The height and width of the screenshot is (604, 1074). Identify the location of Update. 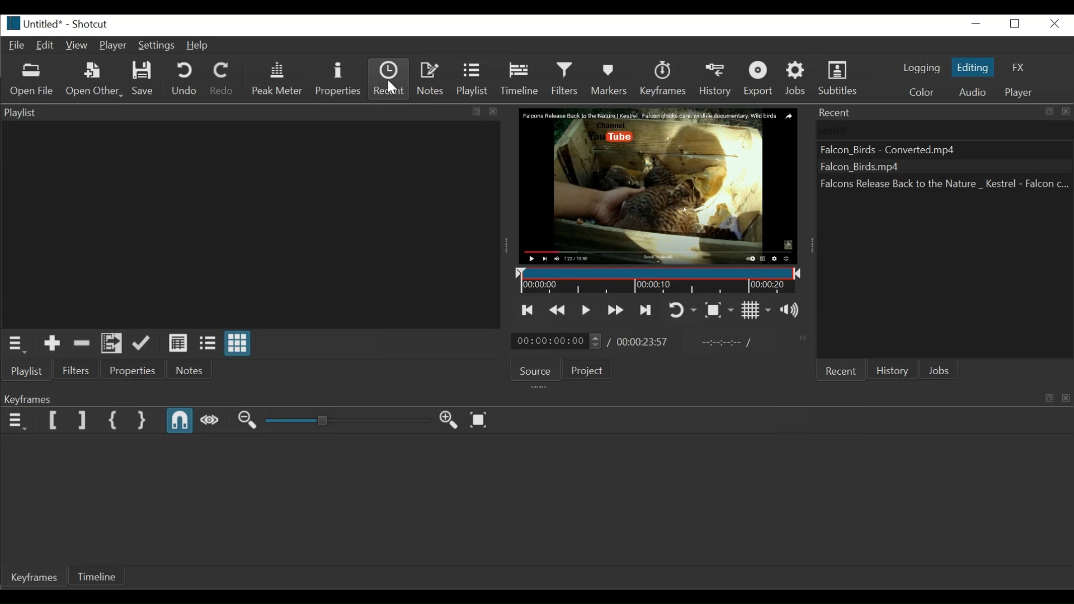
(142, 343).